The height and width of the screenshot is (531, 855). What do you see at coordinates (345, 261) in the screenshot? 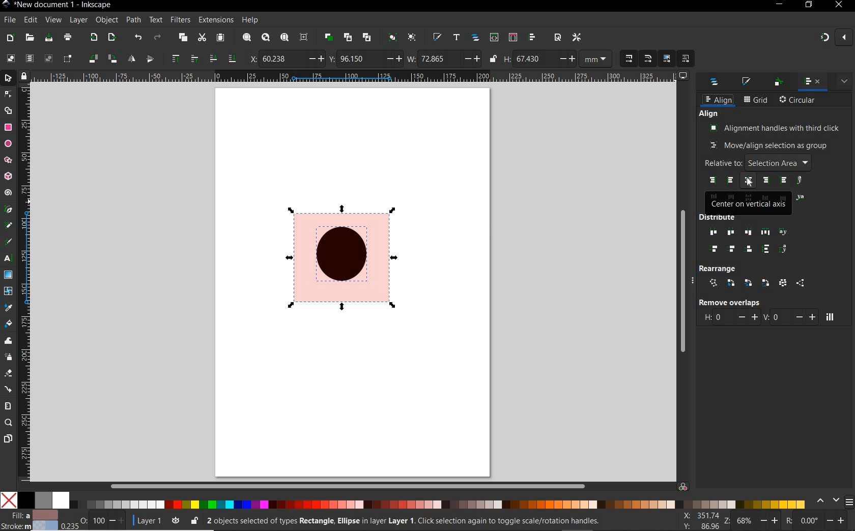
I see `SHAPES ALIGNED TO THEIR CENTER` at bounding box center [345, 261].